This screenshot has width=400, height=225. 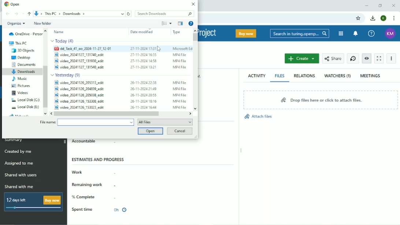 I want to click on Files, so click(x=280, y=76).